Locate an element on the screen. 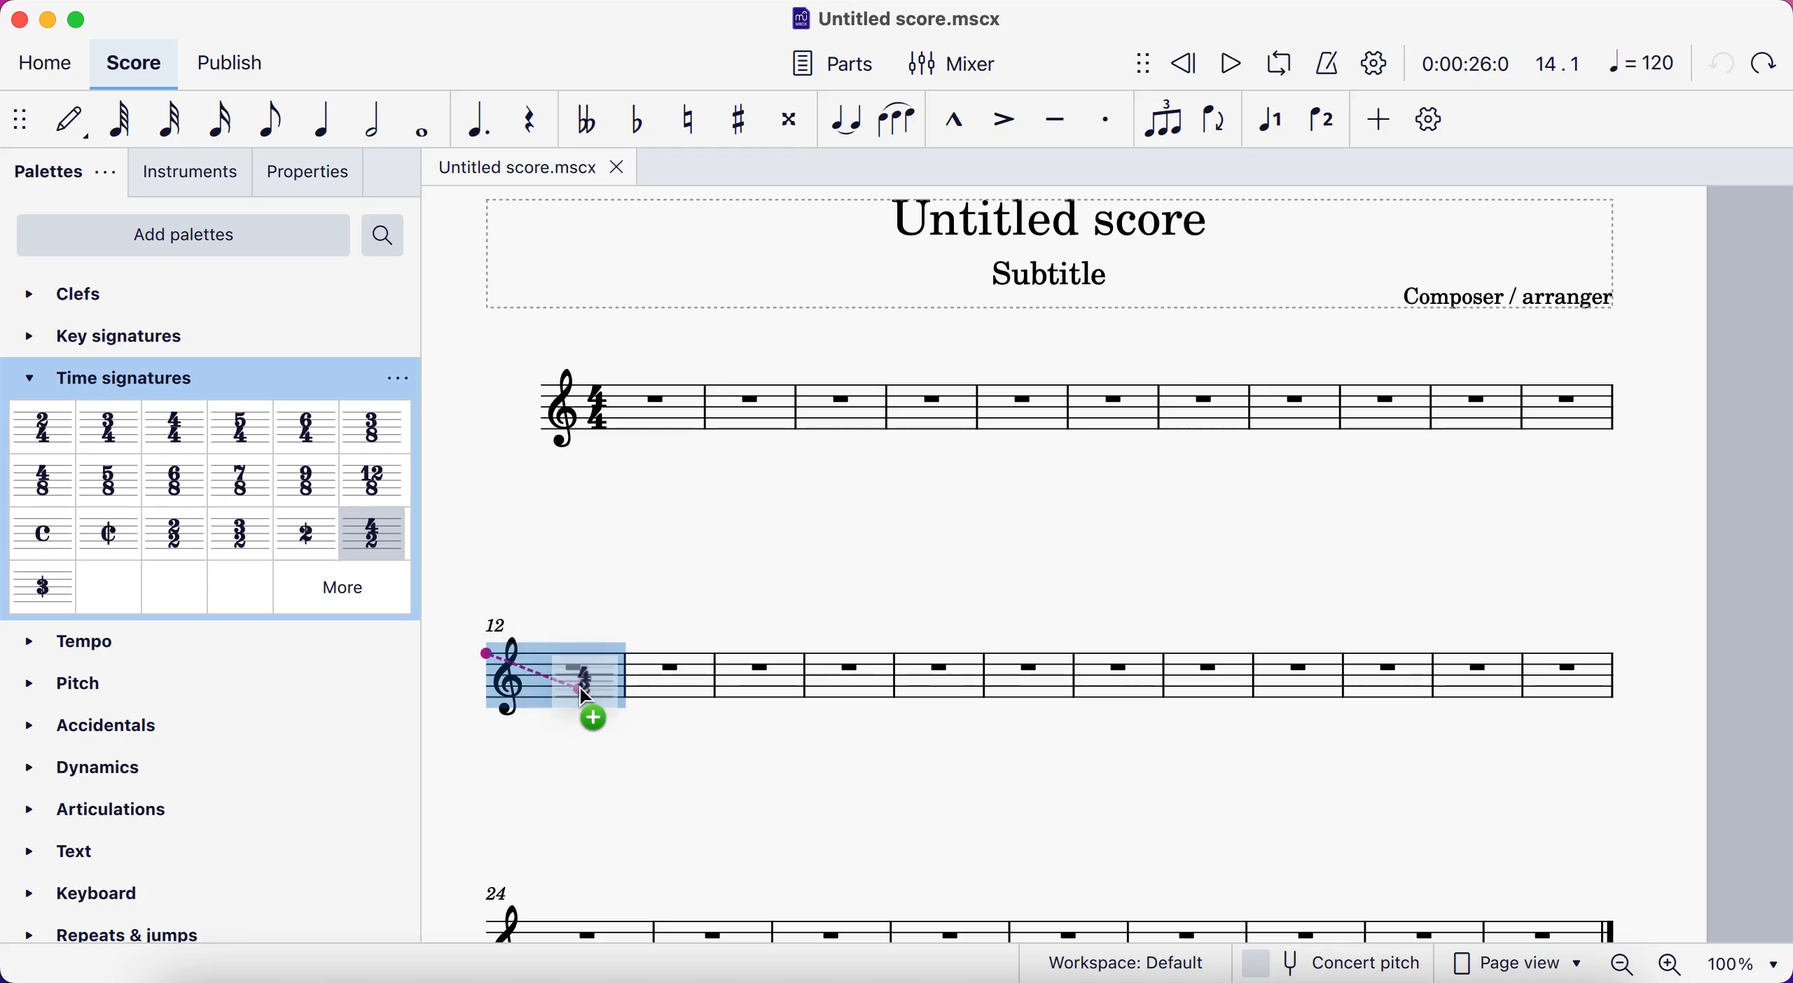 Image resolution: width=1793 pixels, height=983 pixels. text is located at coordinates (69, 849).